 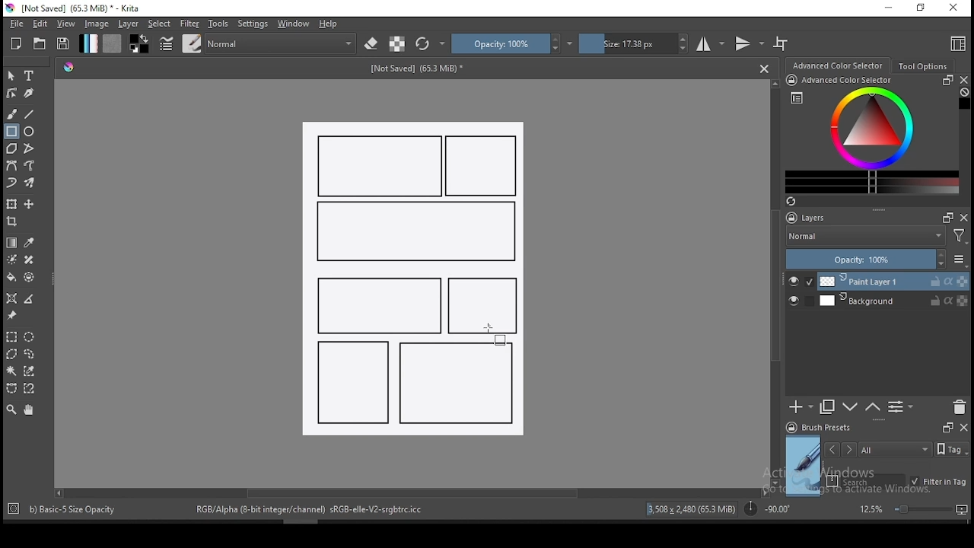 What do you see at coordinates (29, 147) in the screenshot?
I see `polyline tool` at bounding box center [29, 147].